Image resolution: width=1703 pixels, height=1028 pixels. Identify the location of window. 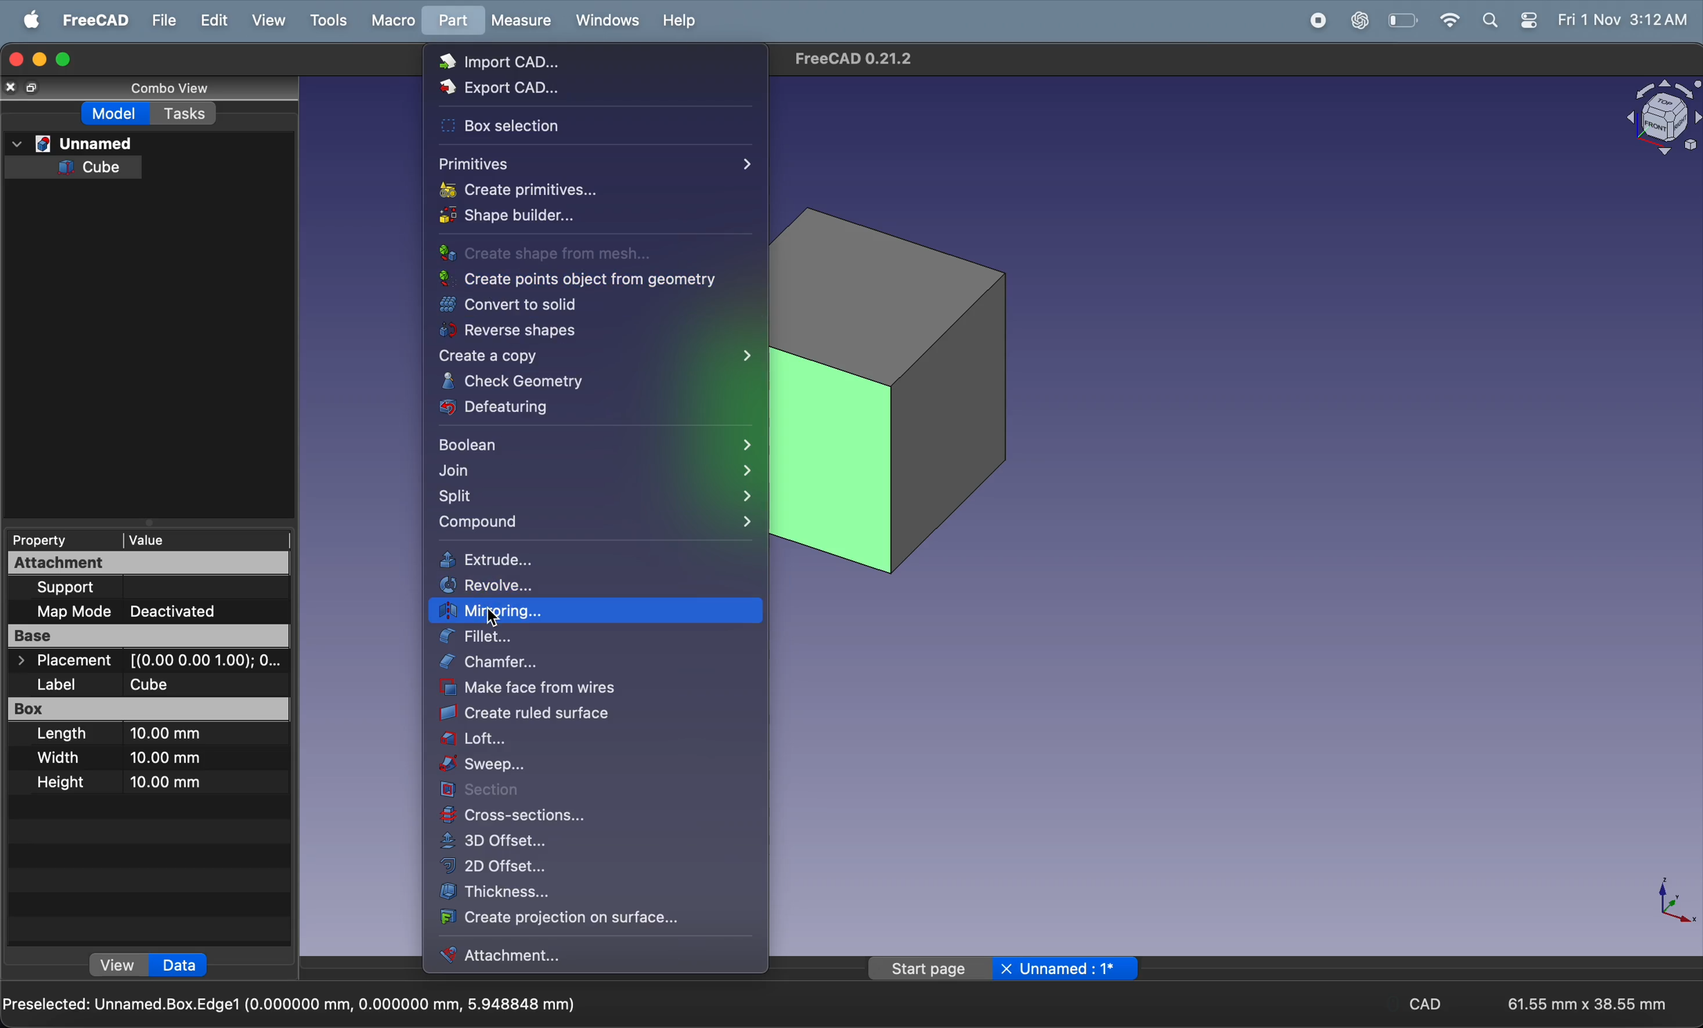
(604, 21).